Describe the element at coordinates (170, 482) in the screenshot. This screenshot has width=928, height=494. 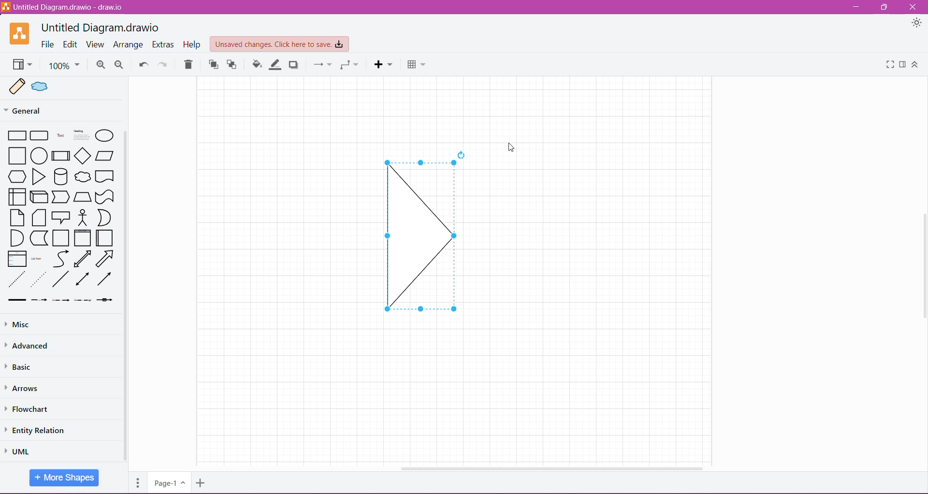
I see `Page-1` at that location.